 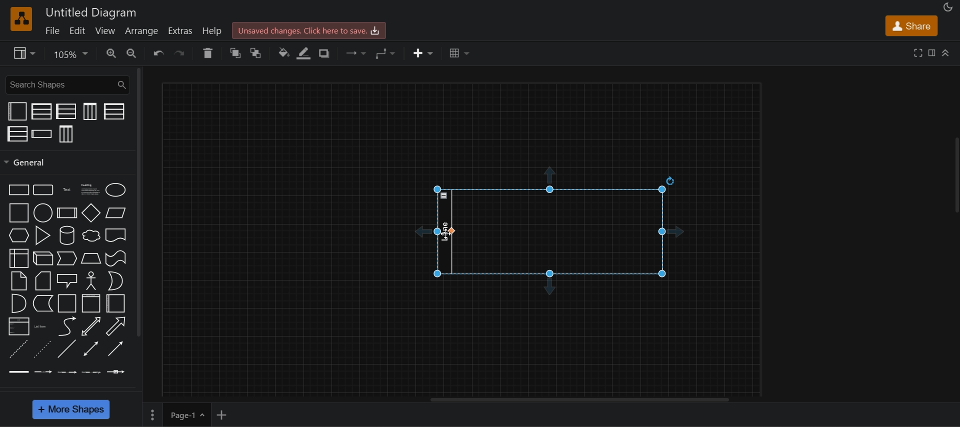 I want to click on dashed line, so click(x=16, y=349).